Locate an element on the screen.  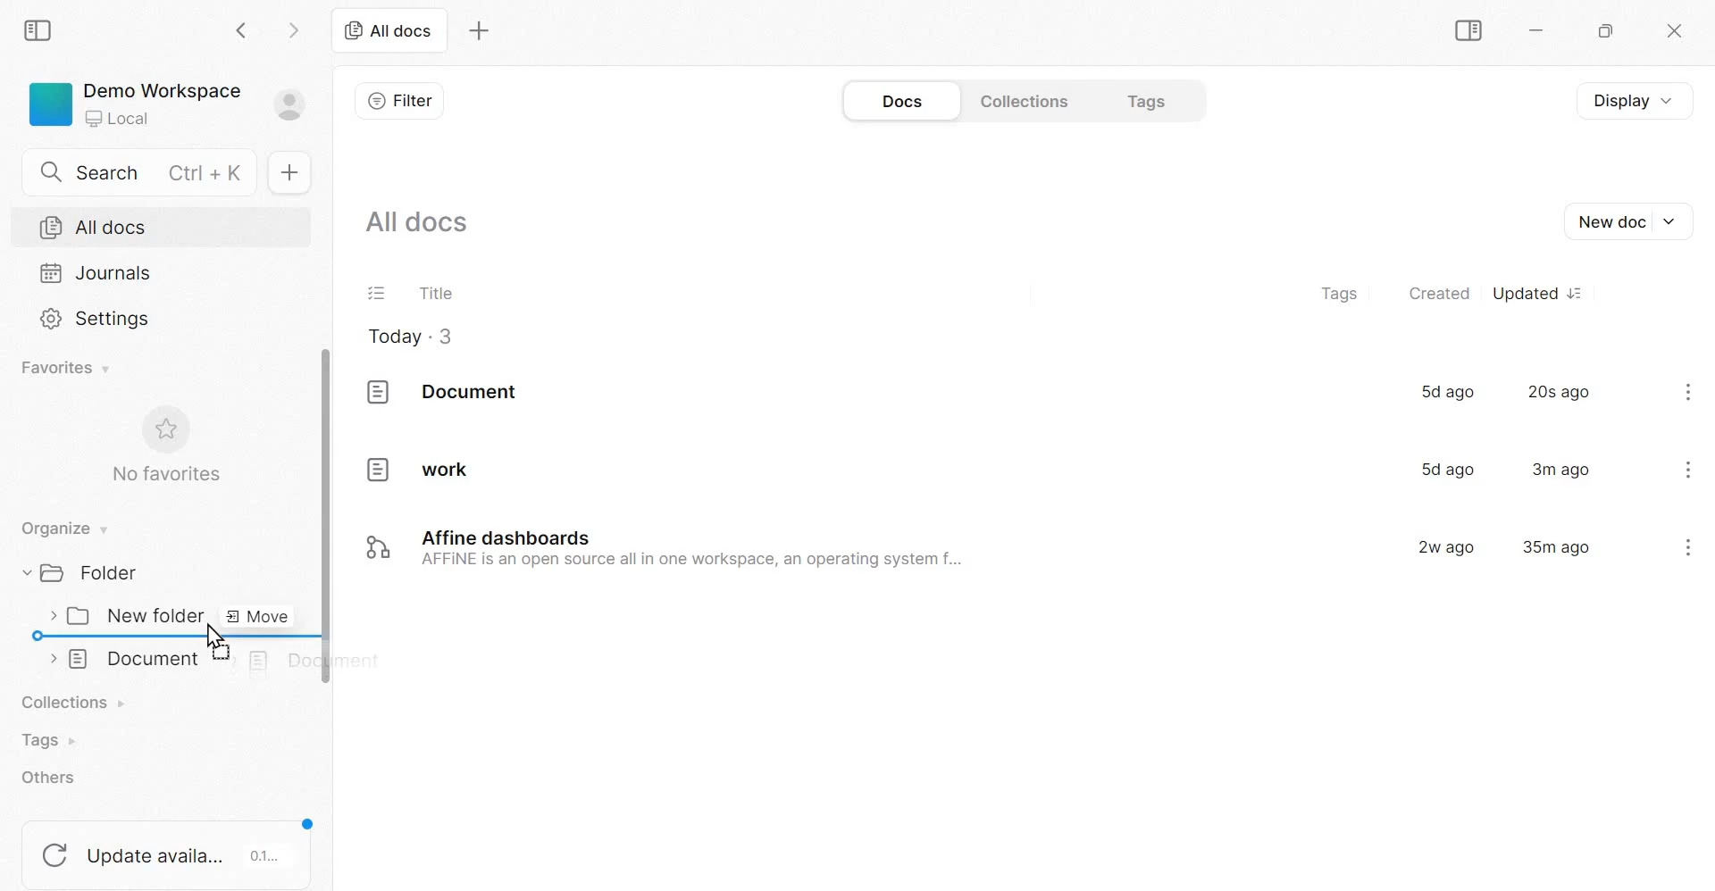
document is located at coordinates (447, 392).